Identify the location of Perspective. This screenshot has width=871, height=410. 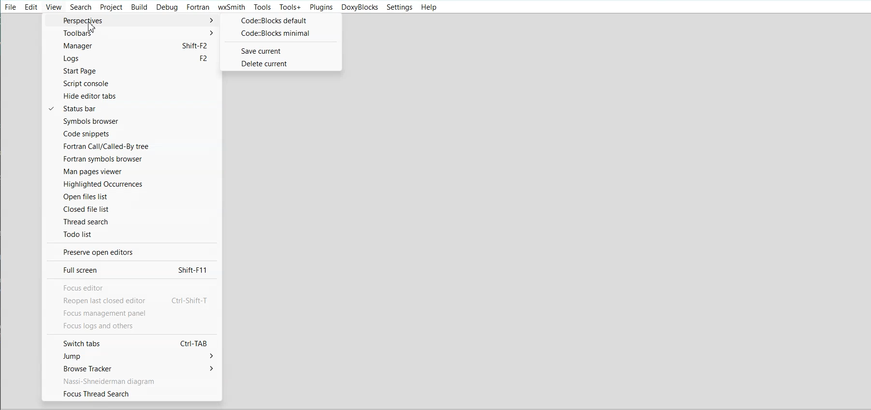
(132, 20).